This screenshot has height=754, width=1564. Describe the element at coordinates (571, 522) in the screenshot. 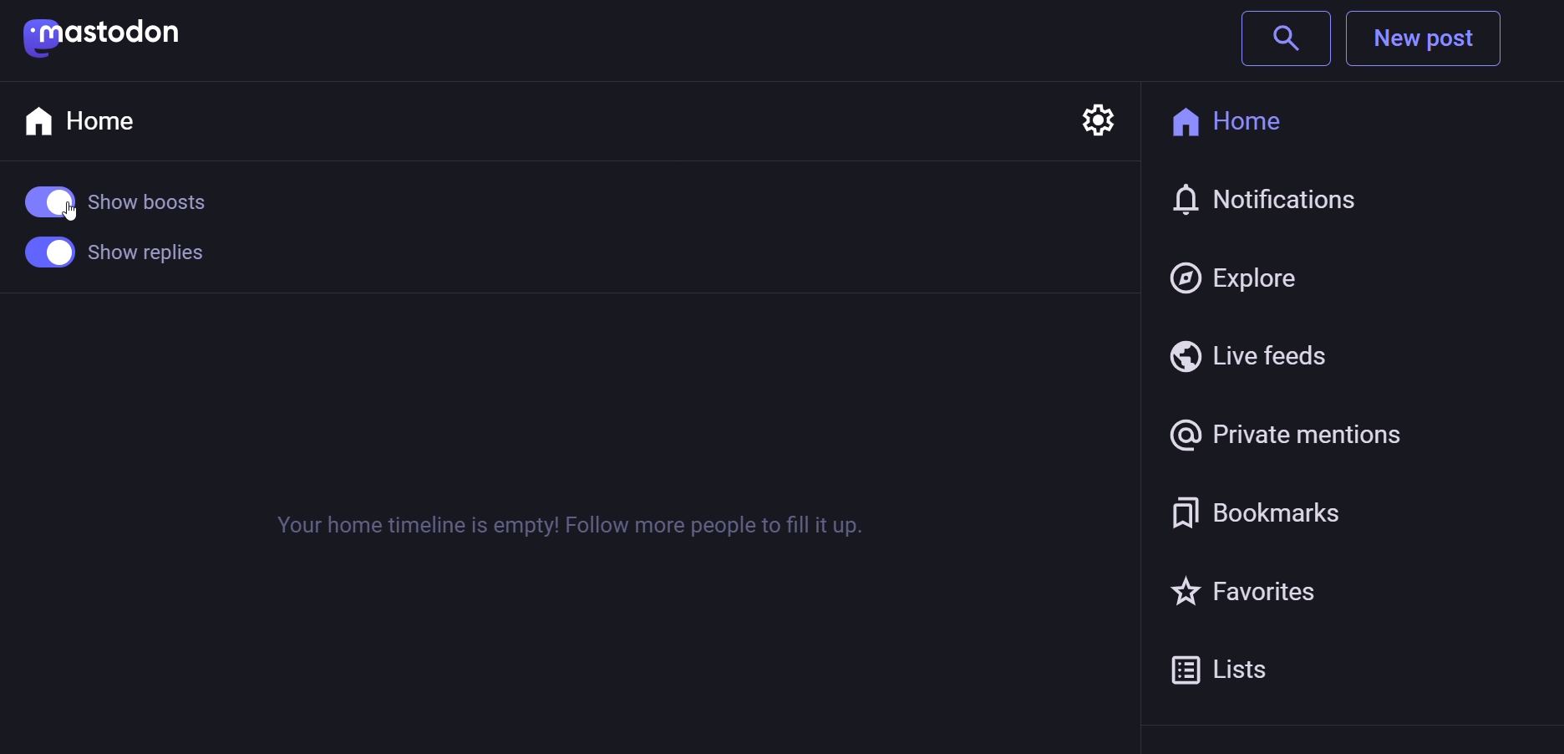

I see `Your home timeline is empty! Follow more people to fill it up.` at that location.